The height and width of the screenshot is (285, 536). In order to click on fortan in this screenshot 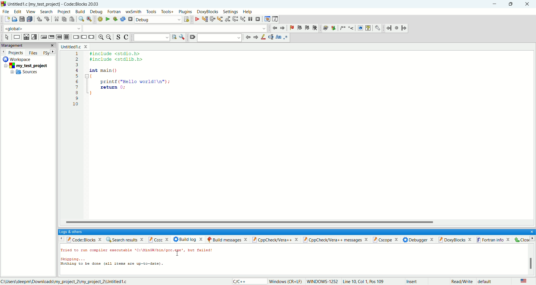, I will do `click(115, 12)`.